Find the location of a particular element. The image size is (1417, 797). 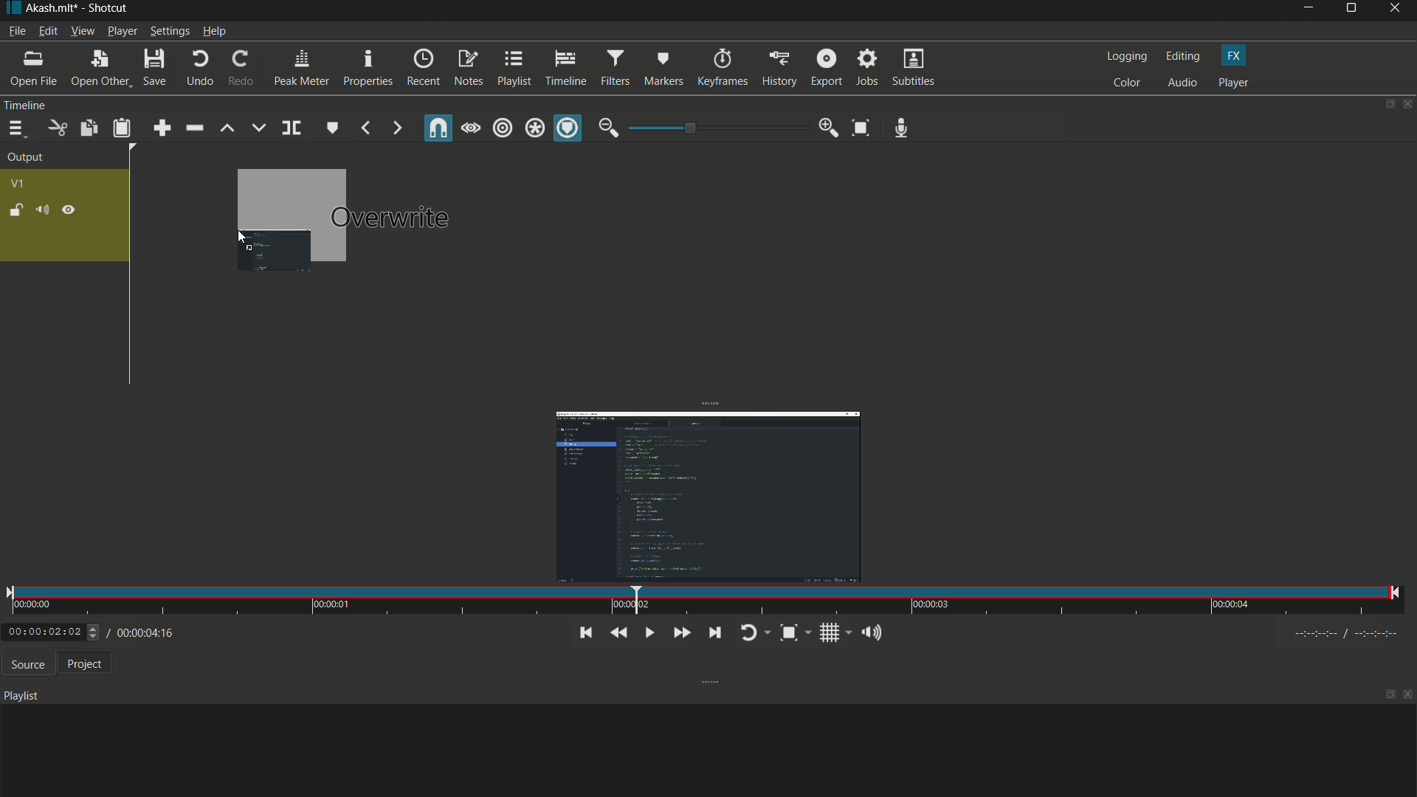

maximize is located at coordinates (1390, 694).